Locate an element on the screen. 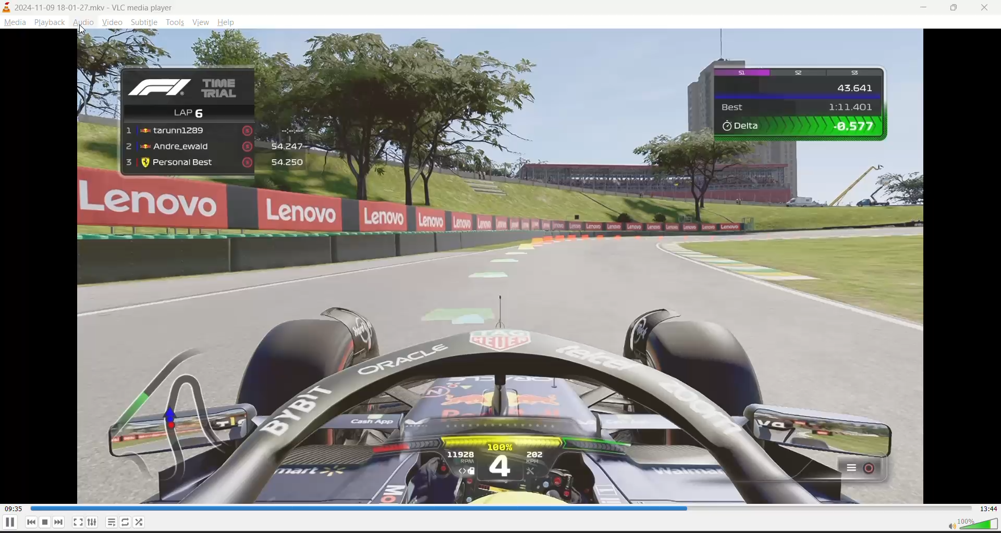  track slider is located at coordinates (500, 508).